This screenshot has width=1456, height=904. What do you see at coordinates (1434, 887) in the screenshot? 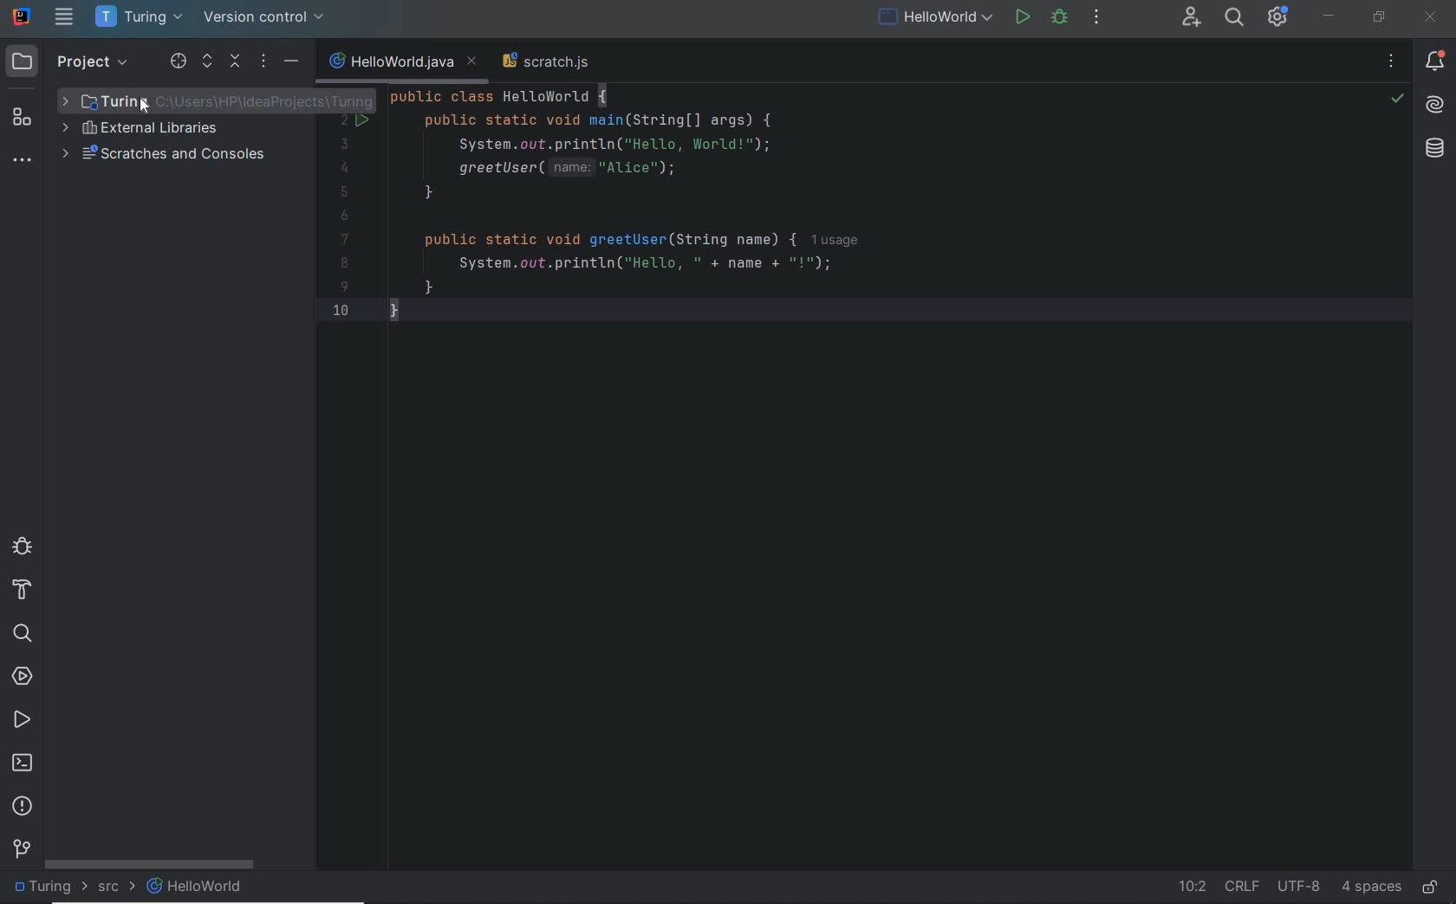
I see `make file ready only` at bounding box center [1434, 887].